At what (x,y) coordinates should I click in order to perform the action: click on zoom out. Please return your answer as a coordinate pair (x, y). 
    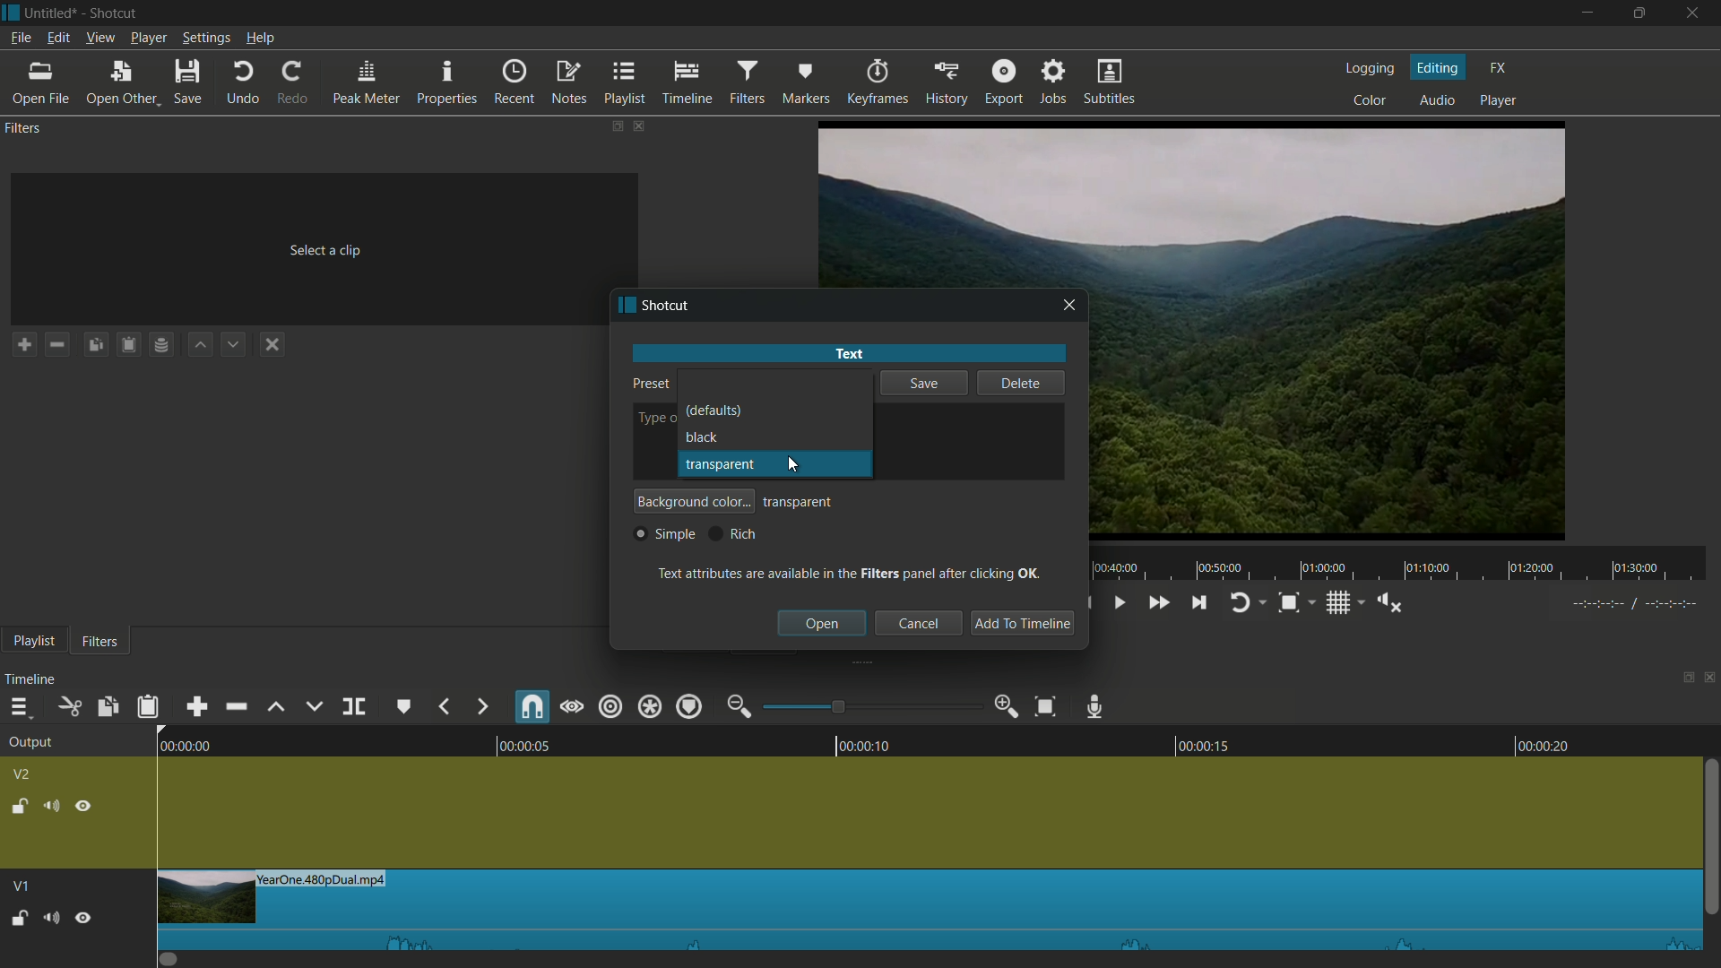
    Looking at the image, I should click on (738, 706).